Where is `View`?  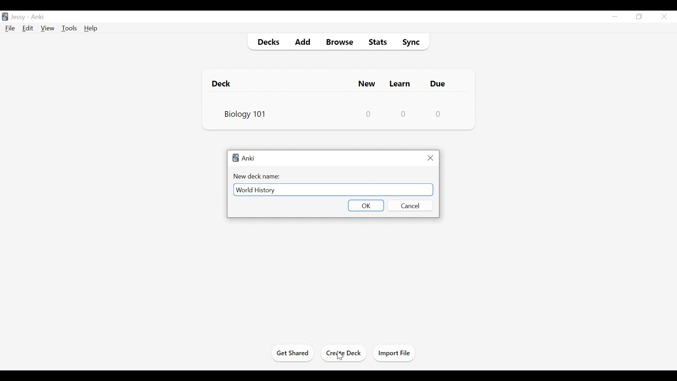 View is located at coordinates (47, 28).